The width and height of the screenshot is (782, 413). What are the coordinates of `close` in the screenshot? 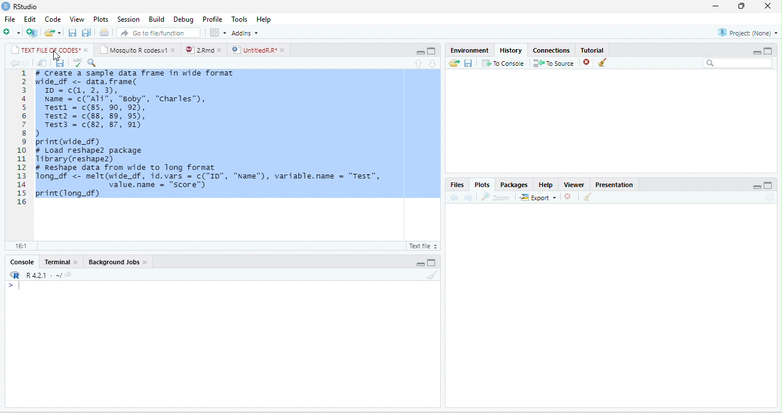 It's located at (768, 6).